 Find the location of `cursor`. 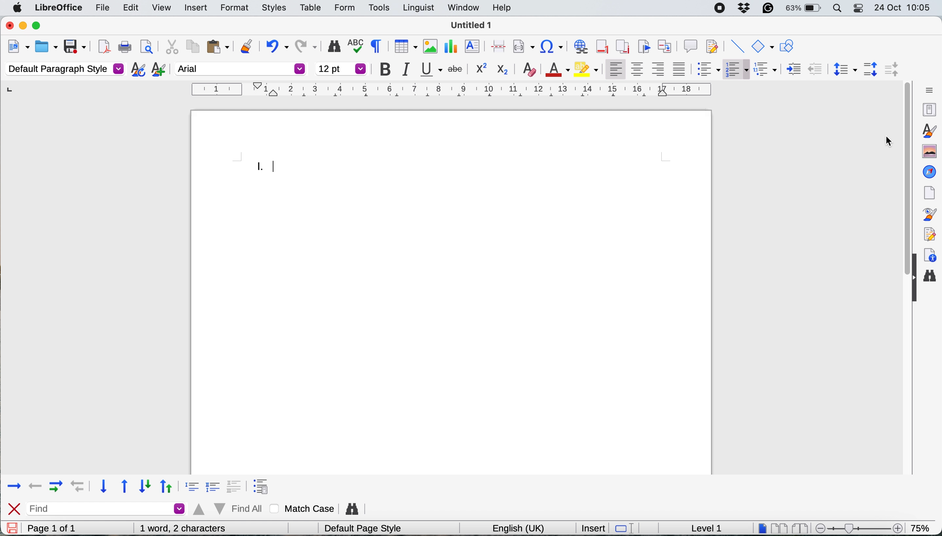

cursor is located at coordinates (889, 144).